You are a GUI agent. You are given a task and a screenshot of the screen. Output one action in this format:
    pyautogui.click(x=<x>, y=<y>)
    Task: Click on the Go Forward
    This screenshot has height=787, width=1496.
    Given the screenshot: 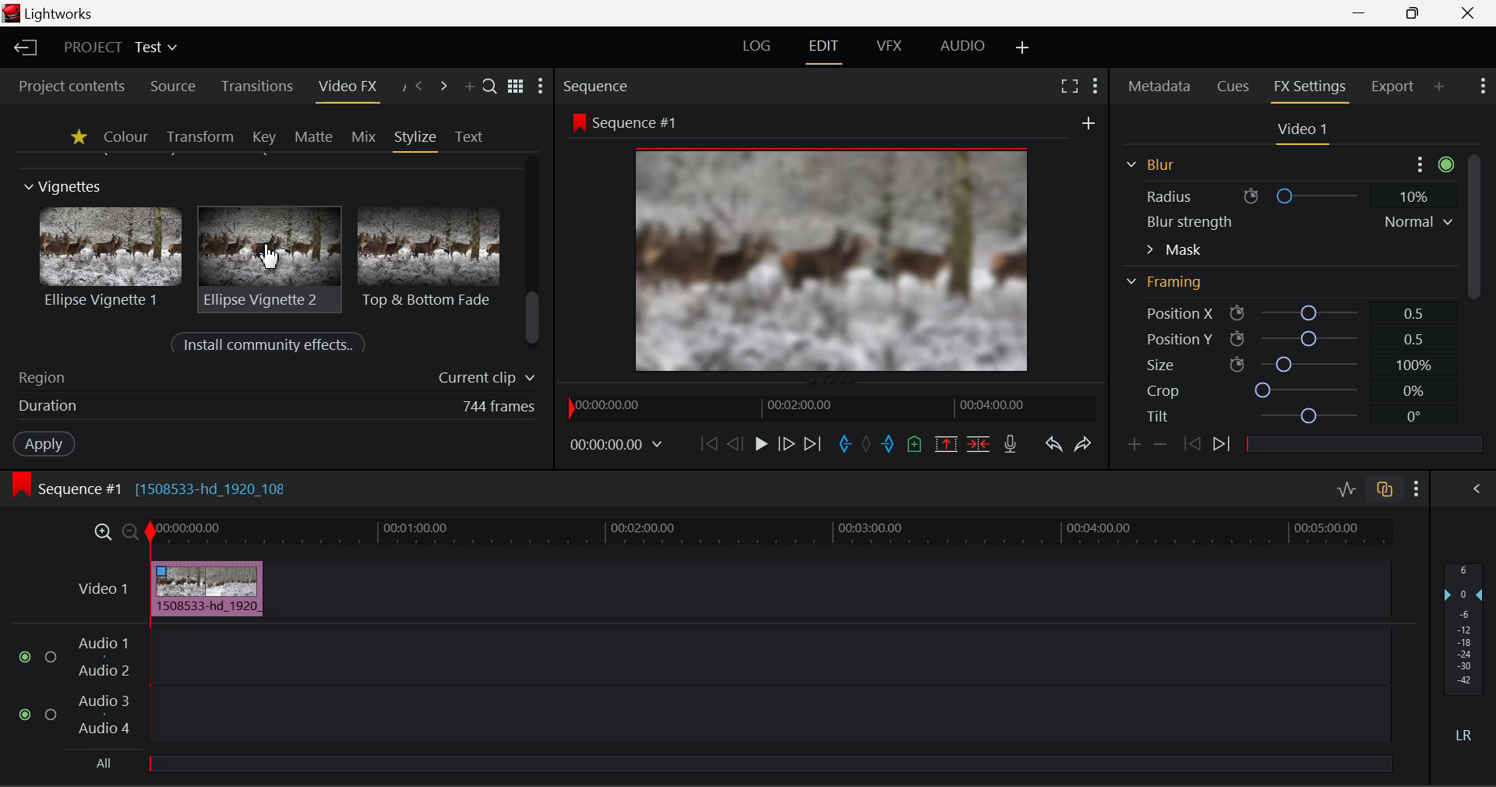 What is the action you would take?
    pyautogui.click(x=786, y=444)
    